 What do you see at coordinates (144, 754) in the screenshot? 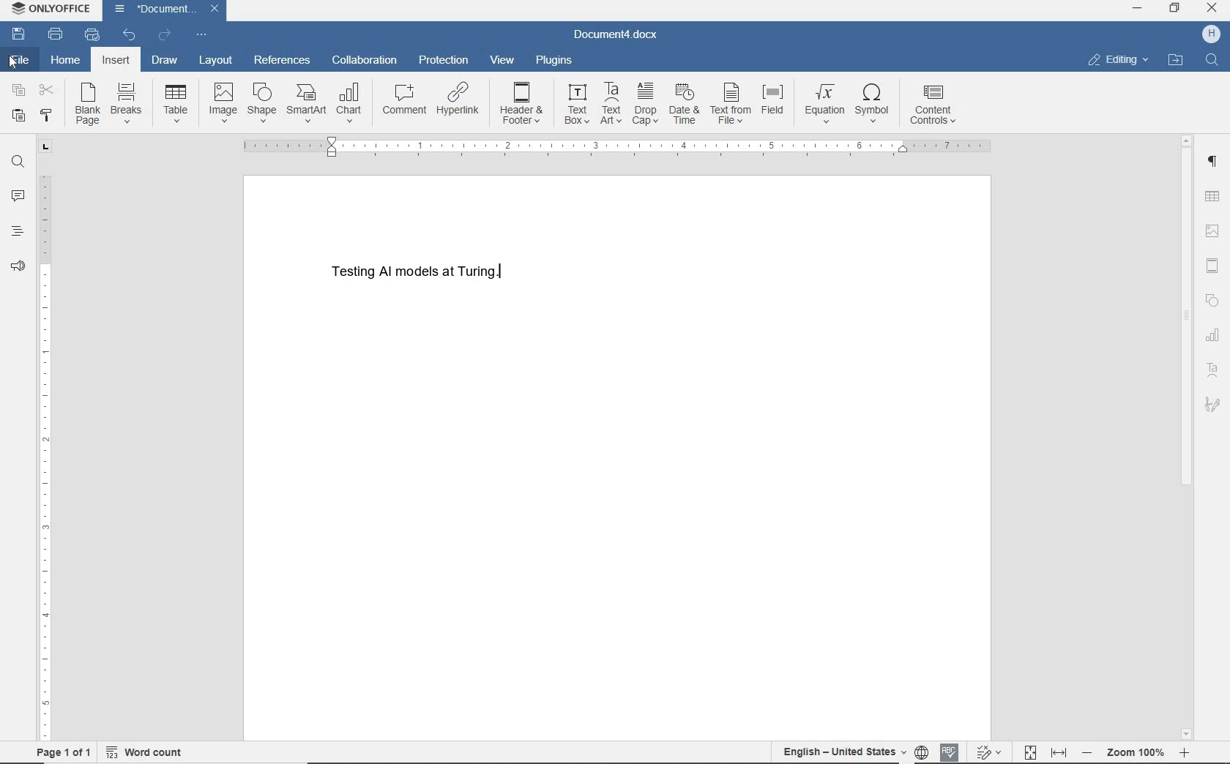
I see `word count` at bounding box center [144, 754].